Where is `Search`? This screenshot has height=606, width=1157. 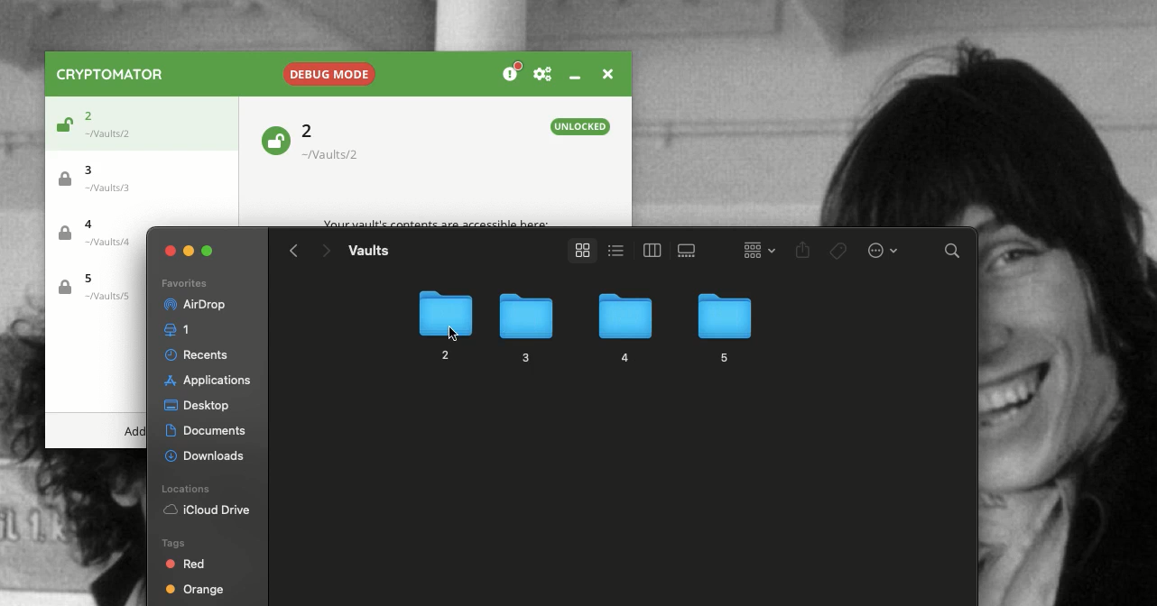 Search is located at coordinates (953, 253).